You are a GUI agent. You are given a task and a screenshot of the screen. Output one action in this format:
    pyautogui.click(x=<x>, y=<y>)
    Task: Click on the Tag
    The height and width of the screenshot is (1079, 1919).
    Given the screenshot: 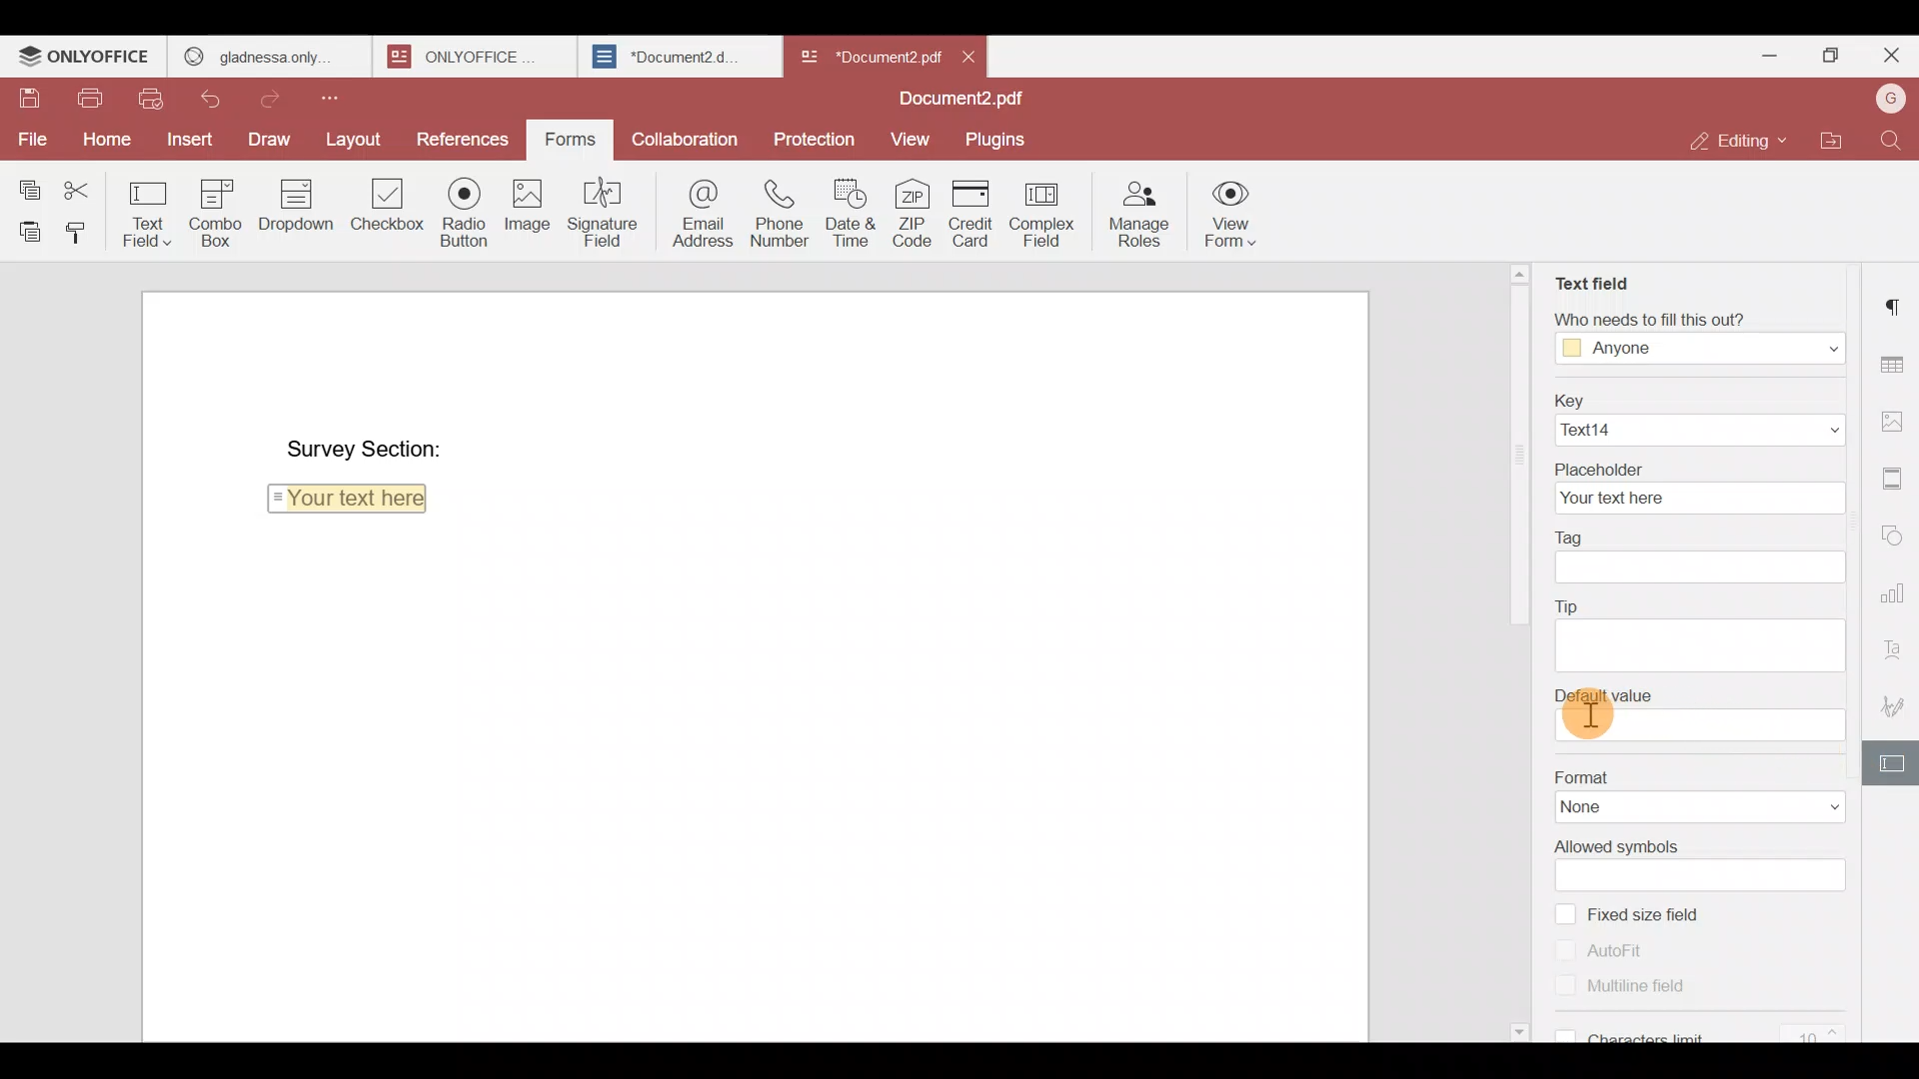 What is the action you would take?
    pyautogui.click(x=1695, y=537)
    